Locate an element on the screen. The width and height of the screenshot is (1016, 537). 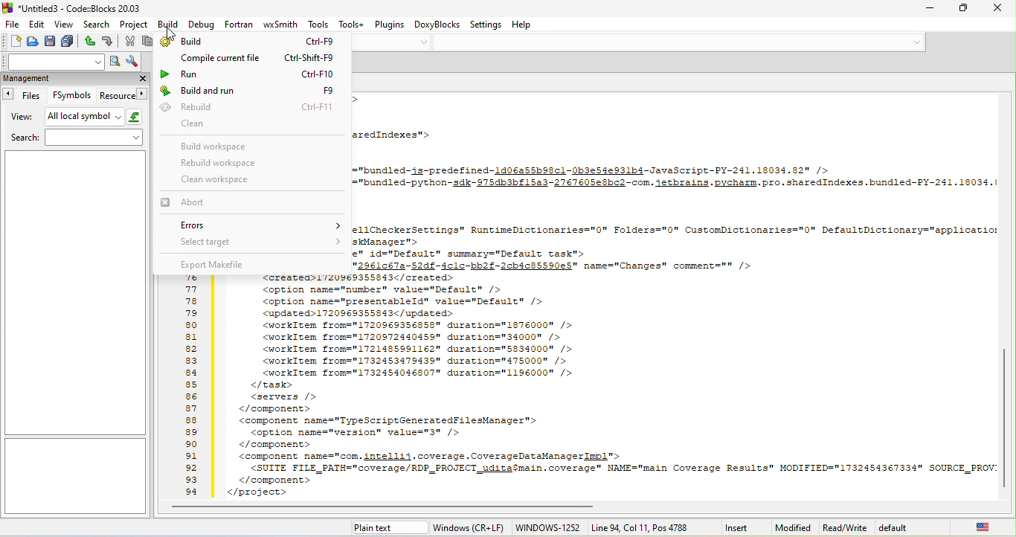
find is located at coordinates (115, 61).